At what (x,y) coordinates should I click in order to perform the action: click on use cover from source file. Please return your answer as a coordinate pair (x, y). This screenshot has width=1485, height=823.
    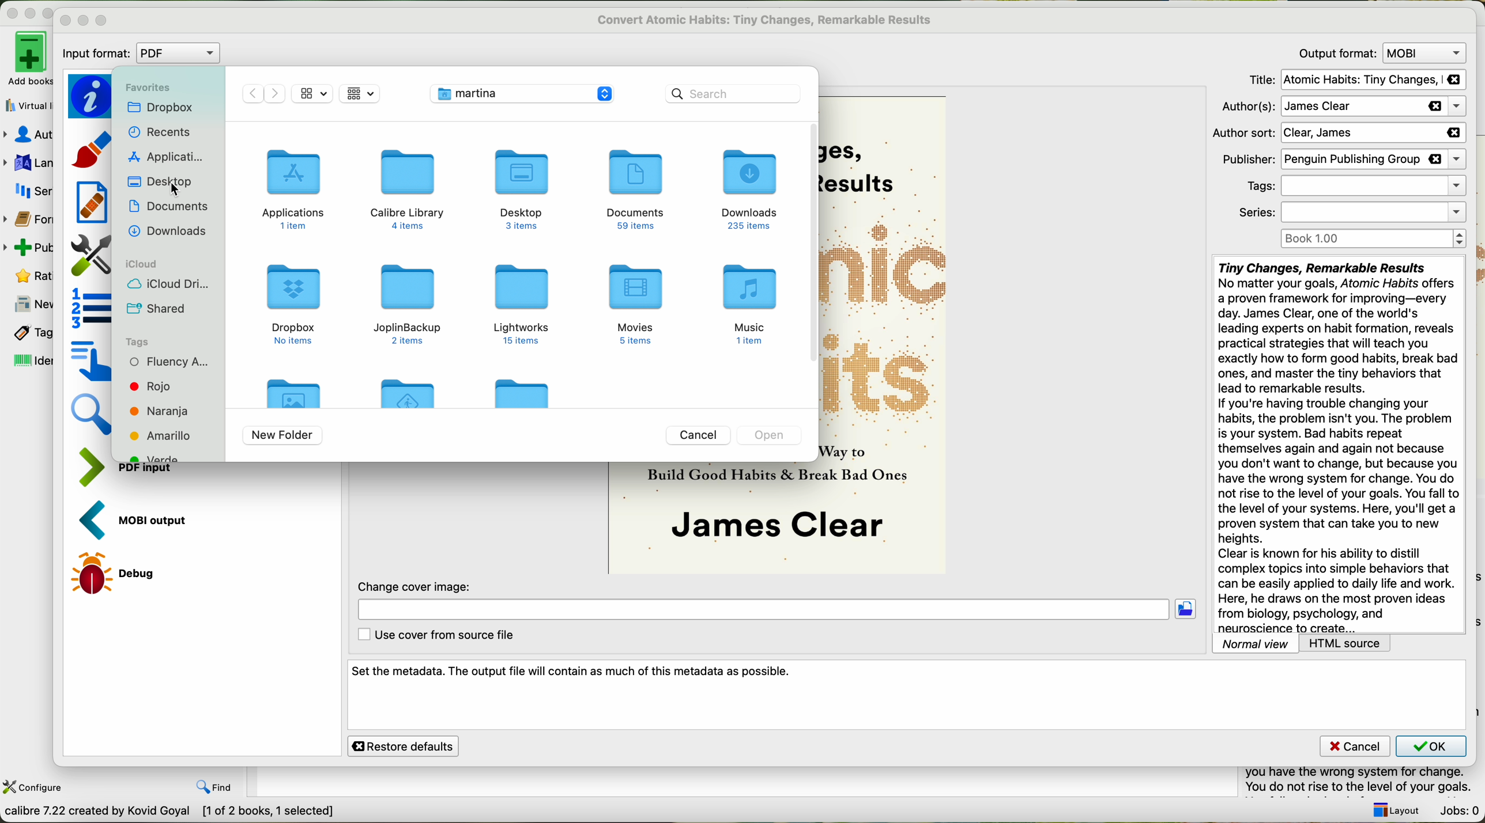
    Looking at the image, I should click on (434, 635).